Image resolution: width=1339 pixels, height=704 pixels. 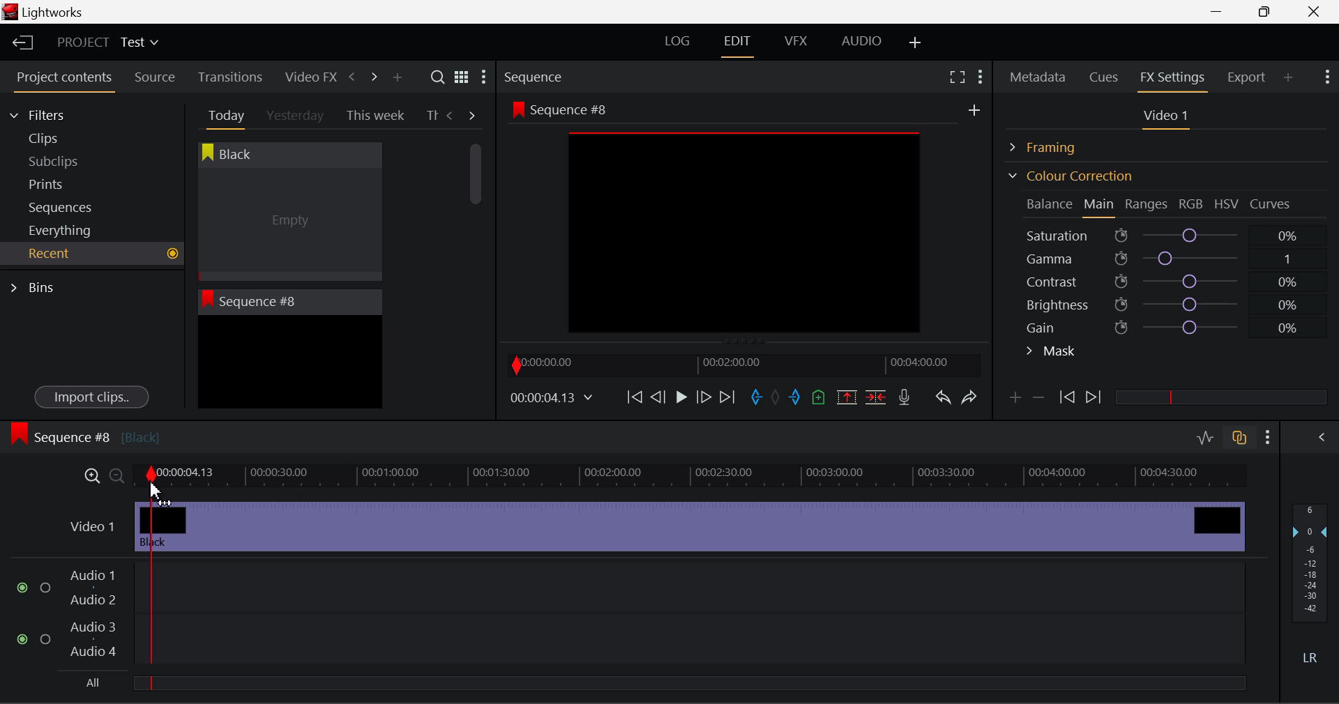 I want to click on Video 1 Settings, so click(x=1168, y=118).